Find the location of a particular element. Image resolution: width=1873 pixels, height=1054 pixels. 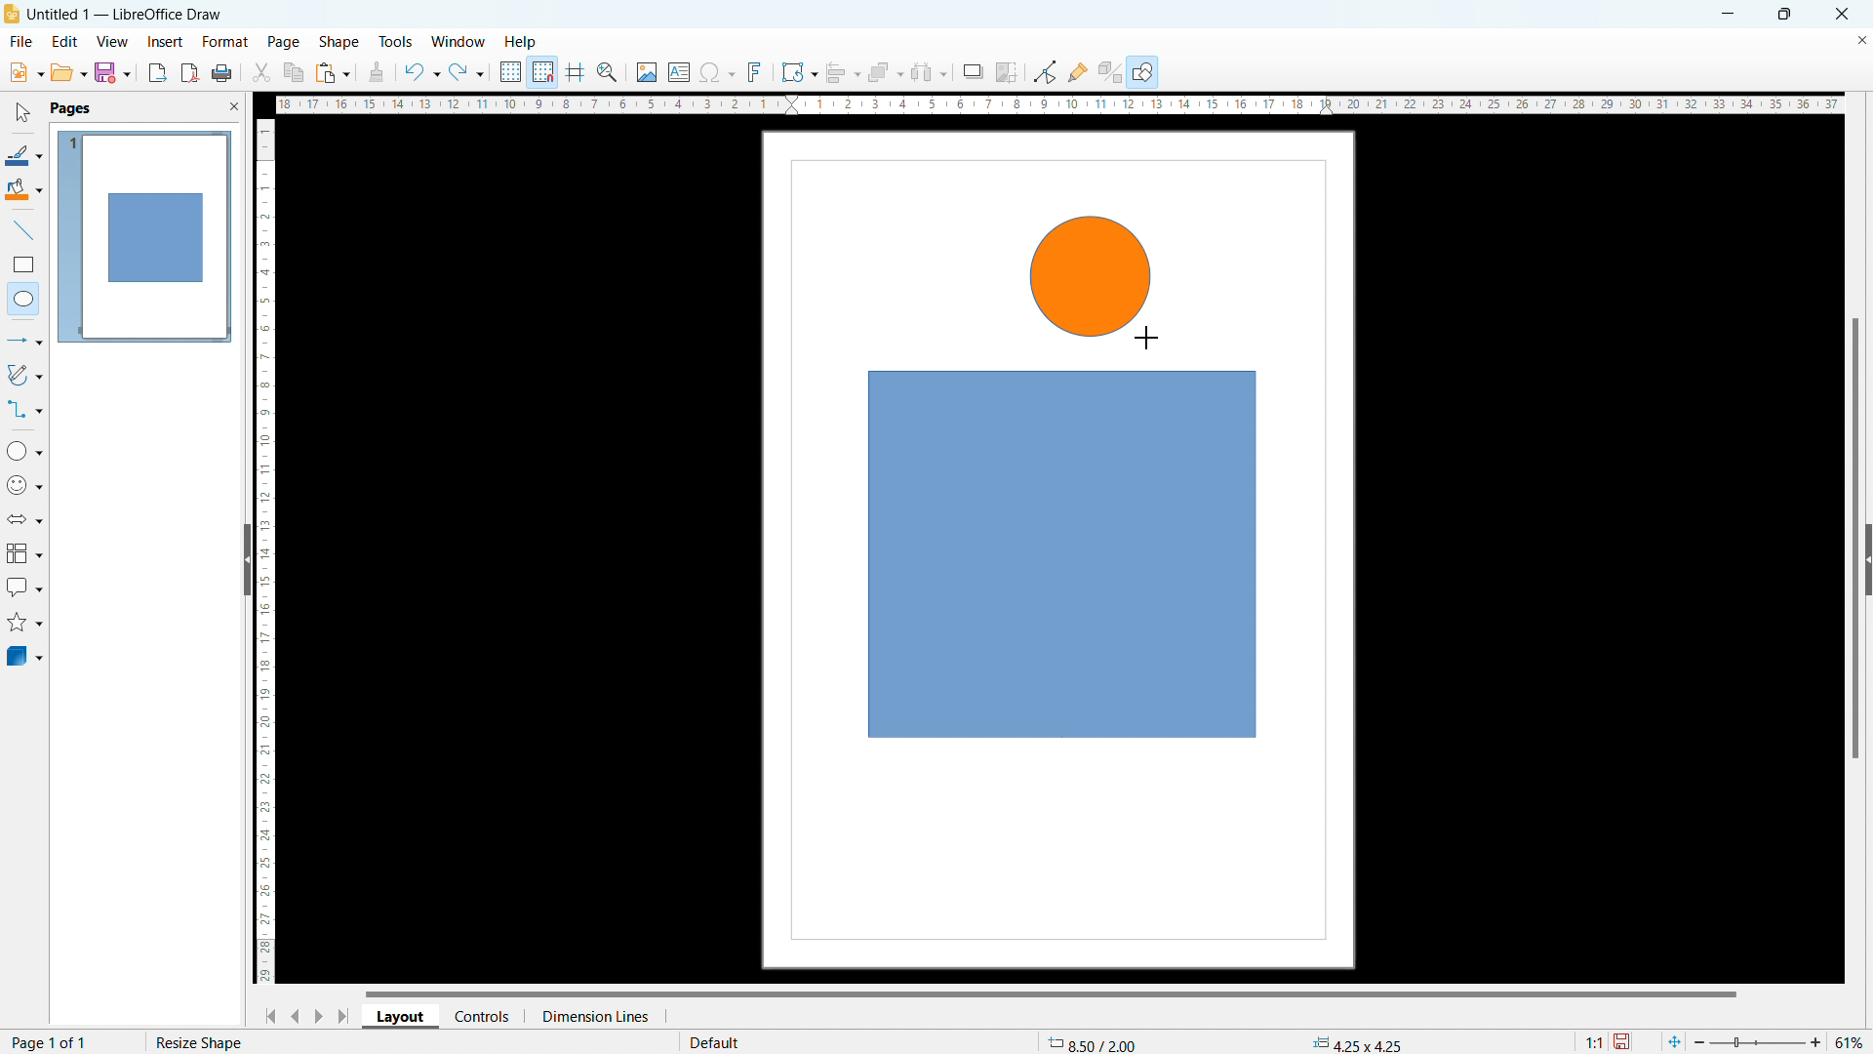

cursor coordinates is located at coordinates (1097, 1040).